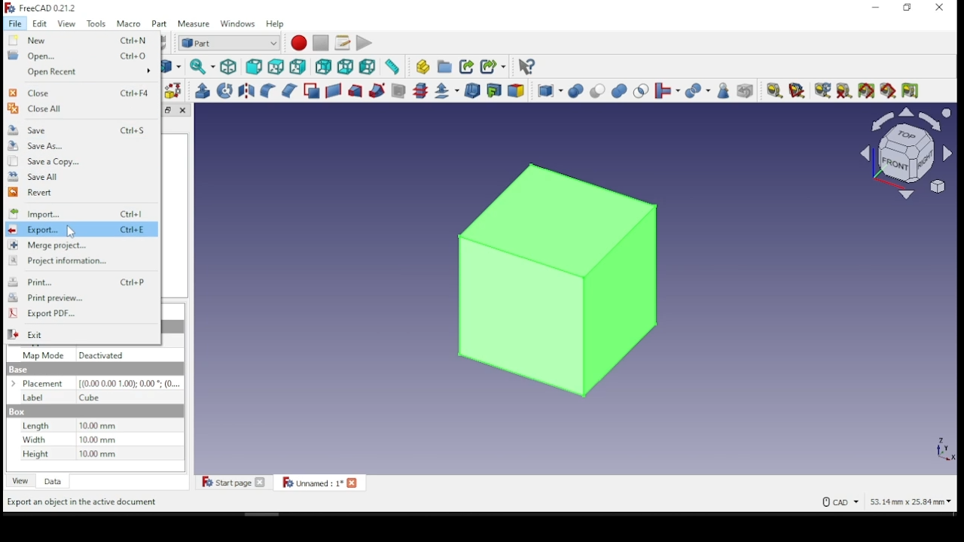 This screenshot has height=542, width=964. What do you see at coordinates (85, 161) in the screenshot?
I see `save a copy` at bounding box center [85, 161].